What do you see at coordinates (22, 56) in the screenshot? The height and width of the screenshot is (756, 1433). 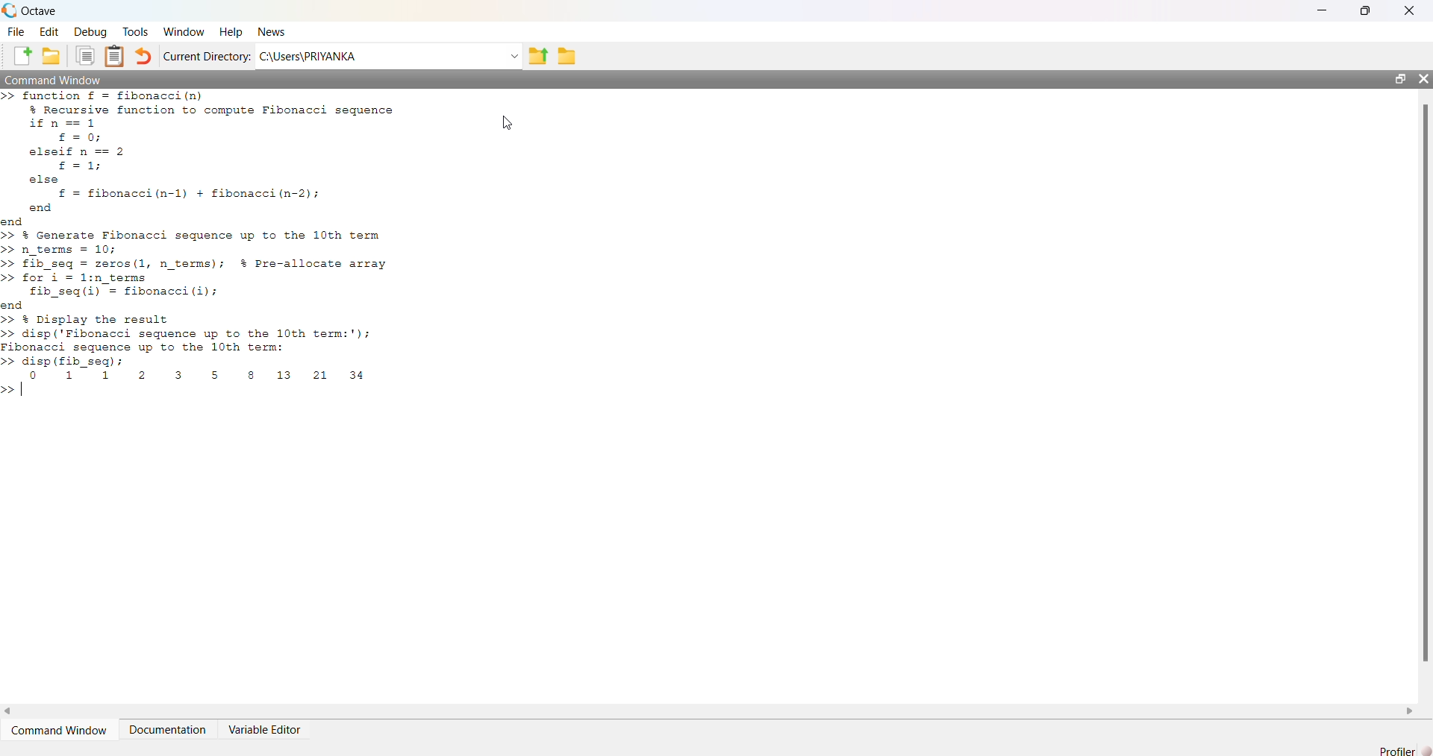 I see `add` at bounding box center [22, 56].